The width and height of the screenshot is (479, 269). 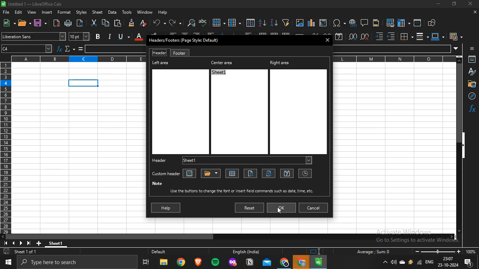 I want to click on wifi, so click(x=419, y=264).